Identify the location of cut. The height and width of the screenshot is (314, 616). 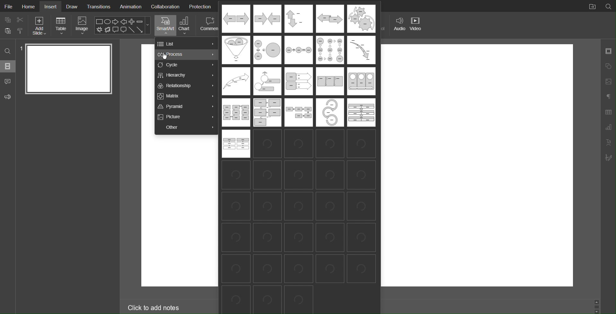
(21, 19).